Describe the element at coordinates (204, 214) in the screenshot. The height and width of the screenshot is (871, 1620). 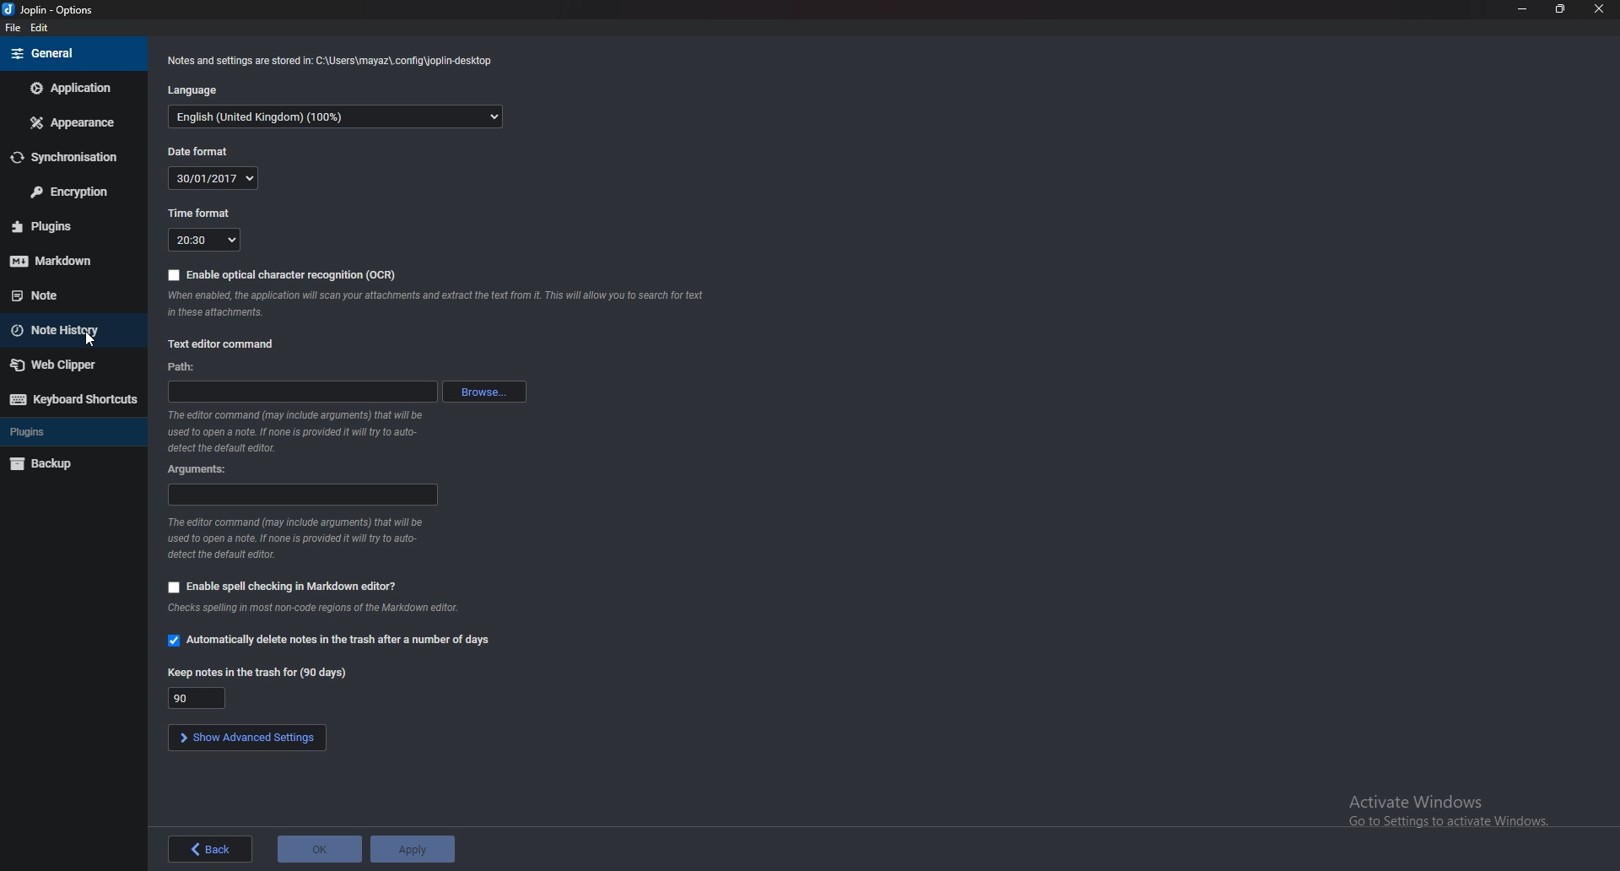
I see `Time format` at that location.